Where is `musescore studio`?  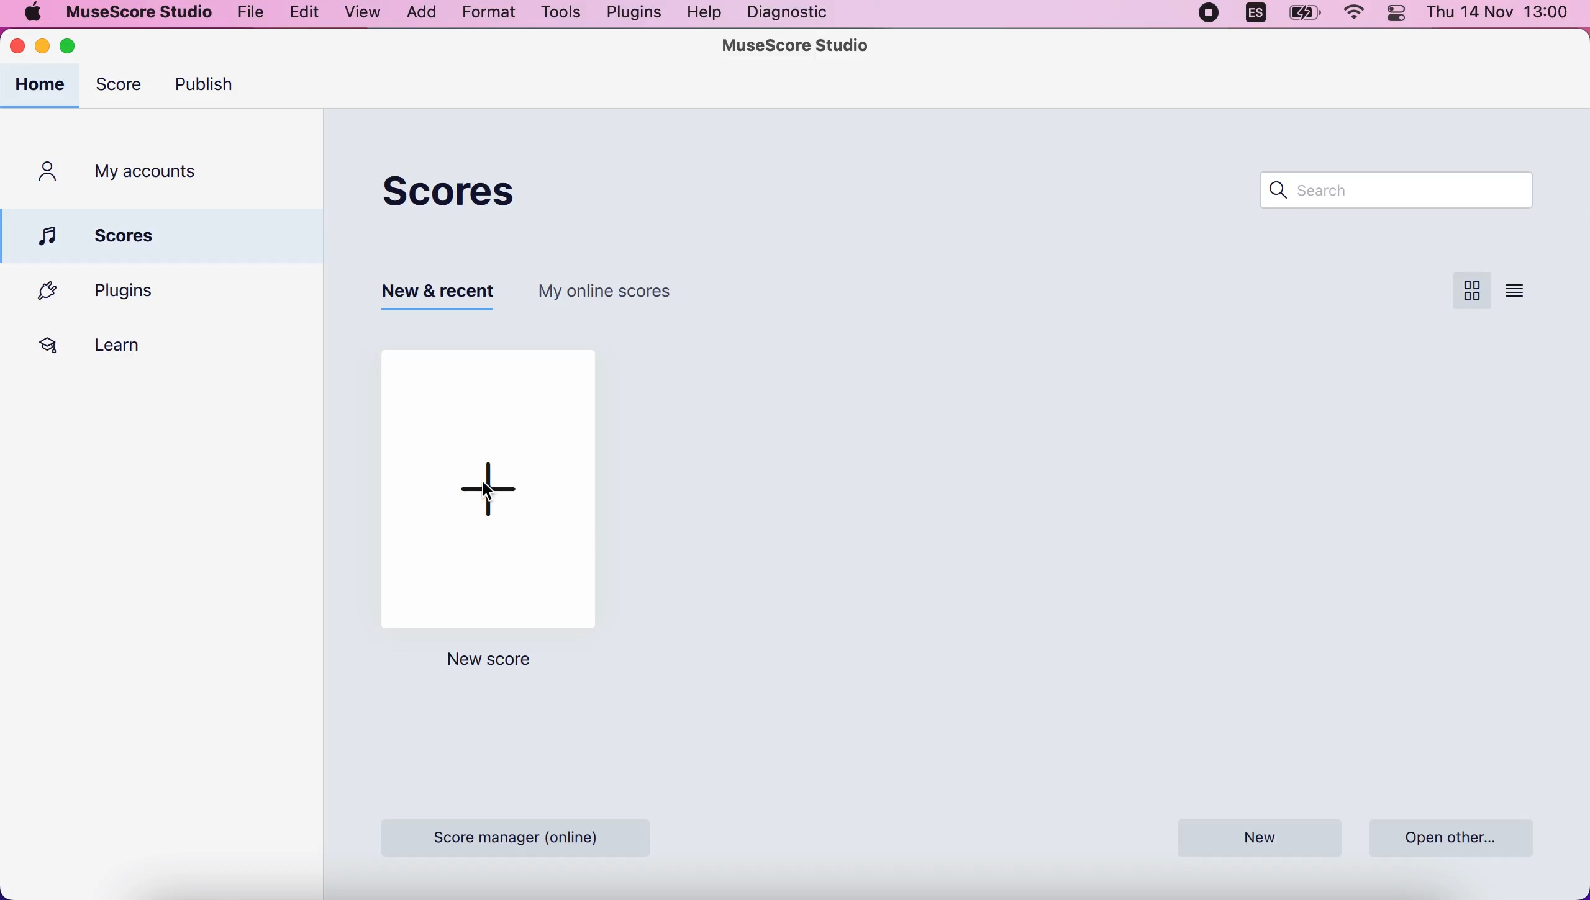 musescore studio is located at coordinates (798, 47).